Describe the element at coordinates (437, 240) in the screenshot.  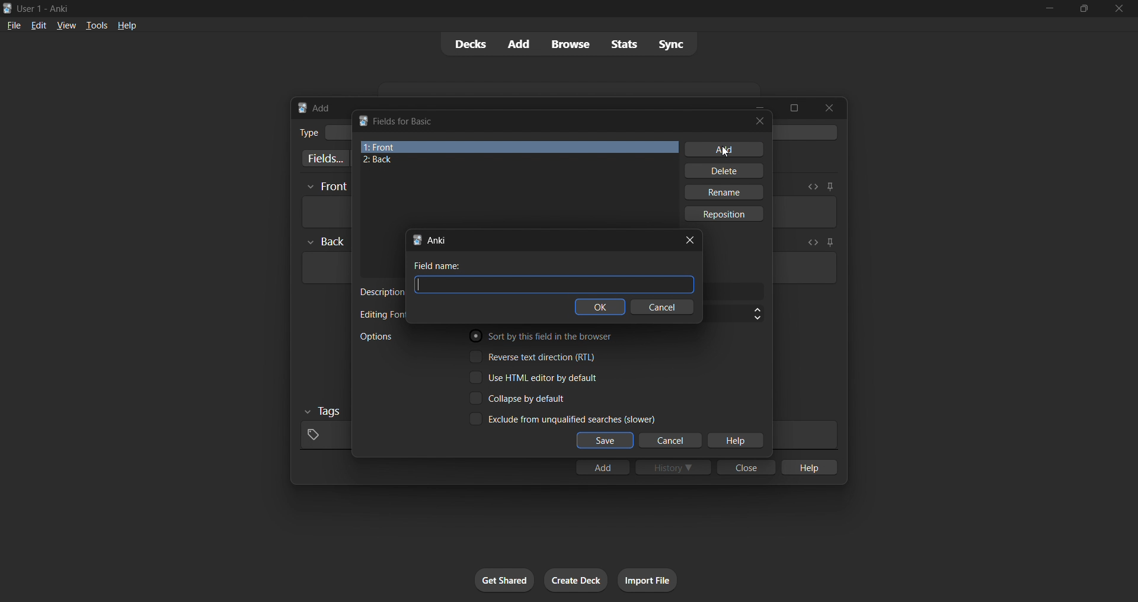
I see `add field title bar` at that location.